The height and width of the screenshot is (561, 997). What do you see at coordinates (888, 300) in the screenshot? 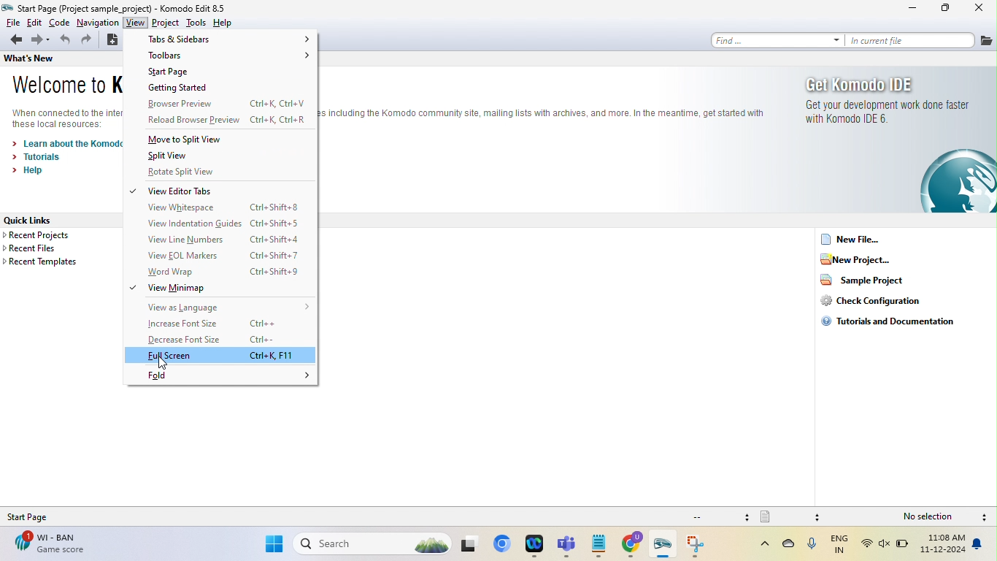
I see `check configuration` at bounding box center [888, 300].